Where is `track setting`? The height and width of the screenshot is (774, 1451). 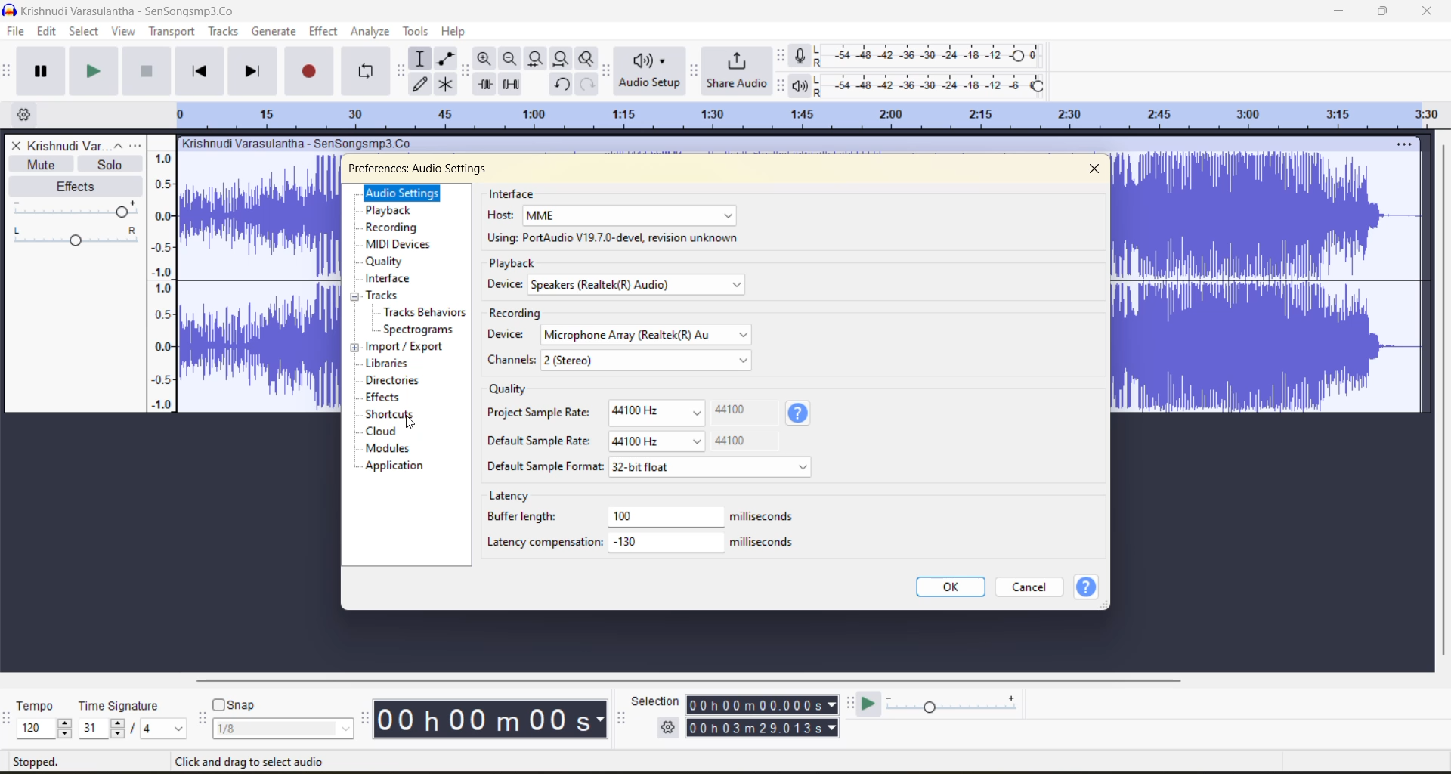 track setting is located at coordinates (1404, 144).